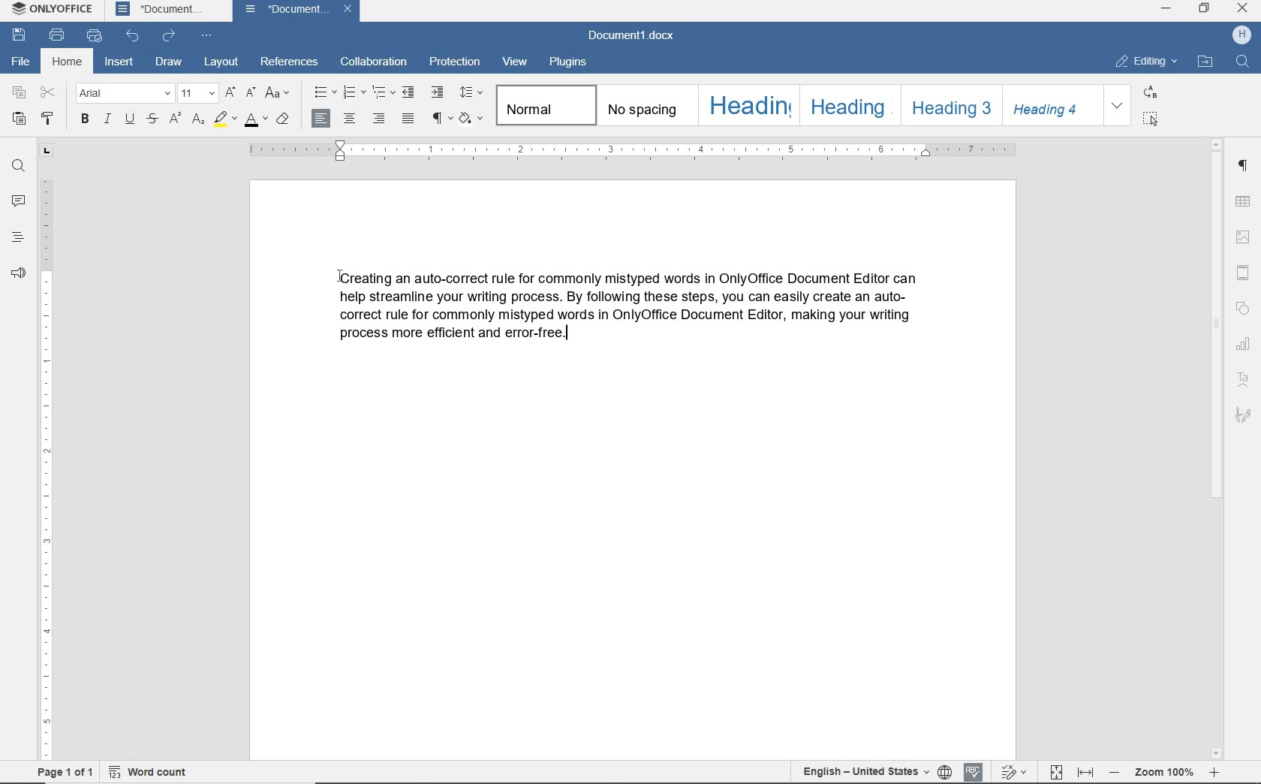 Image resolution: width=1261 pixels, height=784 pixels. Describe the element at coordinates (107, 118) in the screenshot. I see `italic` at that location.